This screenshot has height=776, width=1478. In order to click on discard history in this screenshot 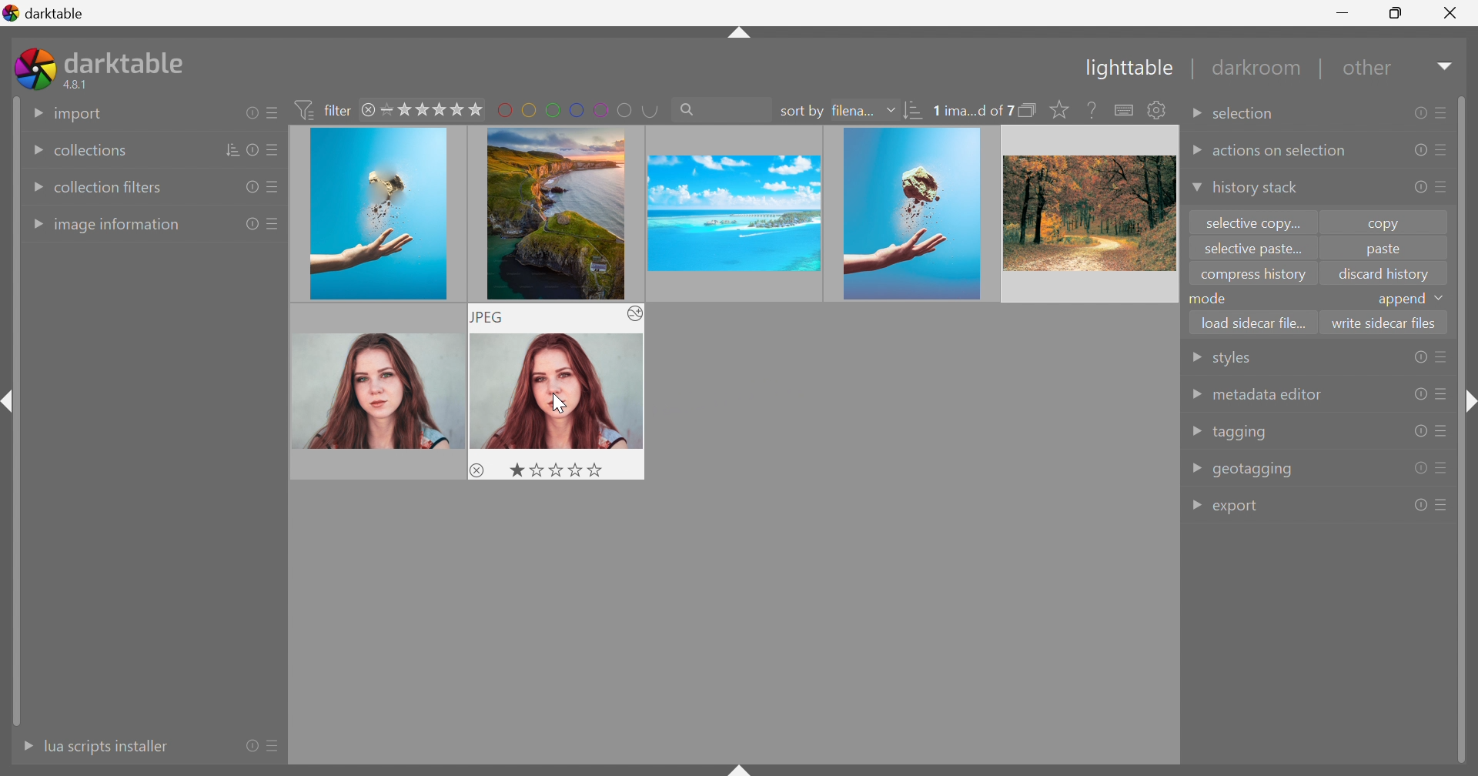, I will do `click(1384, 274)`.